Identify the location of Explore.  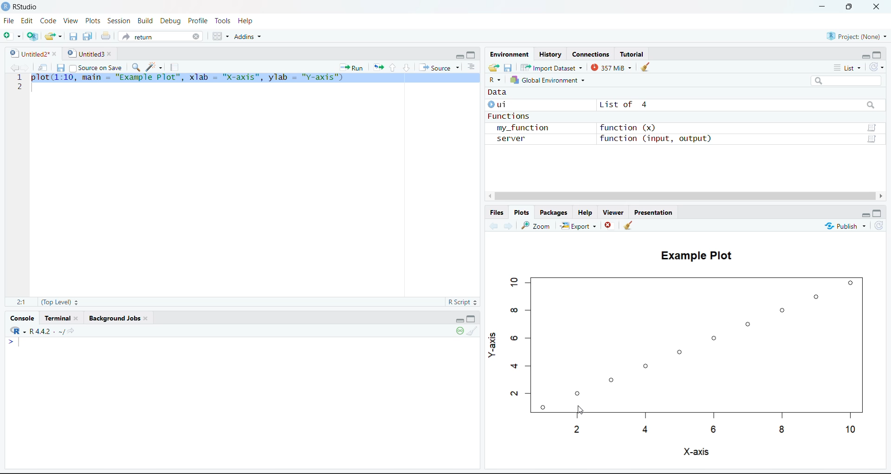
(580, 225).